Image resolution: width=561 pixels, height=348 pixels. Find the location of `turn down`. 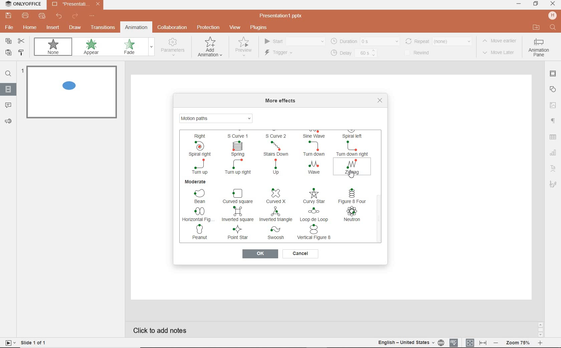

turn down is located at coordinates (315, 149).